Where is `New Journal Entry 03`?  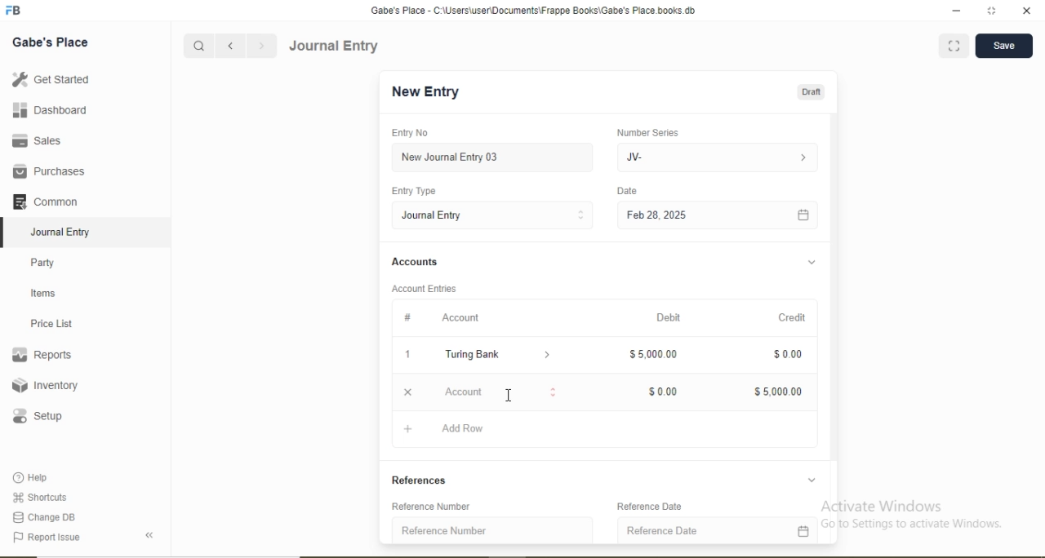
New Journal Entry 03 is located at coordinates (451, 157).